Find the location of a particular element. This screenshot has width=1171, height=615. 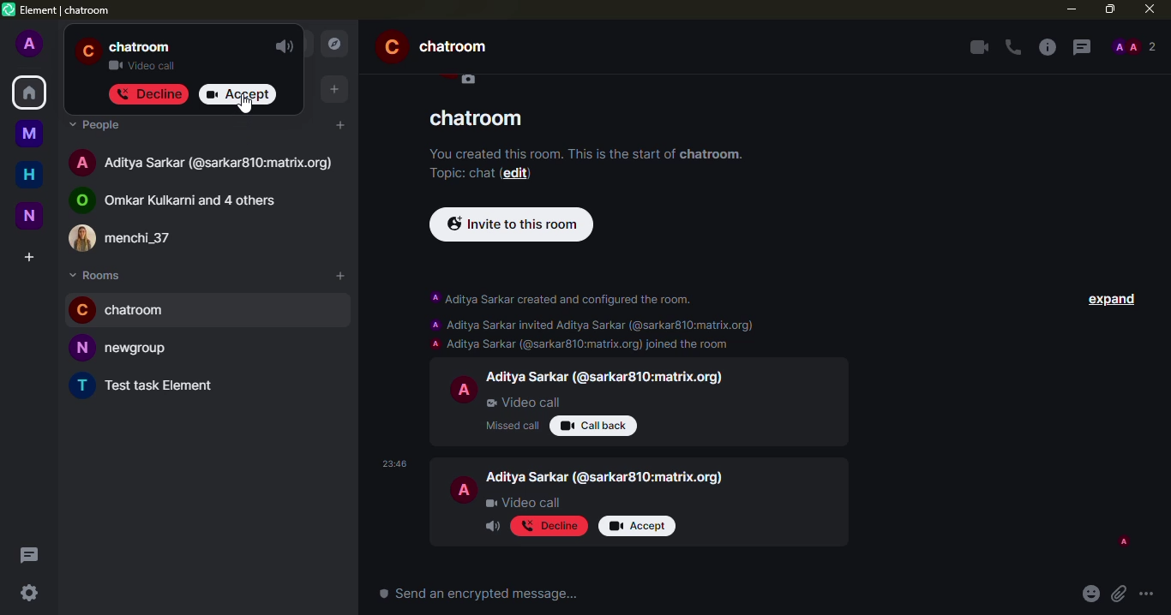

add is located at coordinates (332, 89).